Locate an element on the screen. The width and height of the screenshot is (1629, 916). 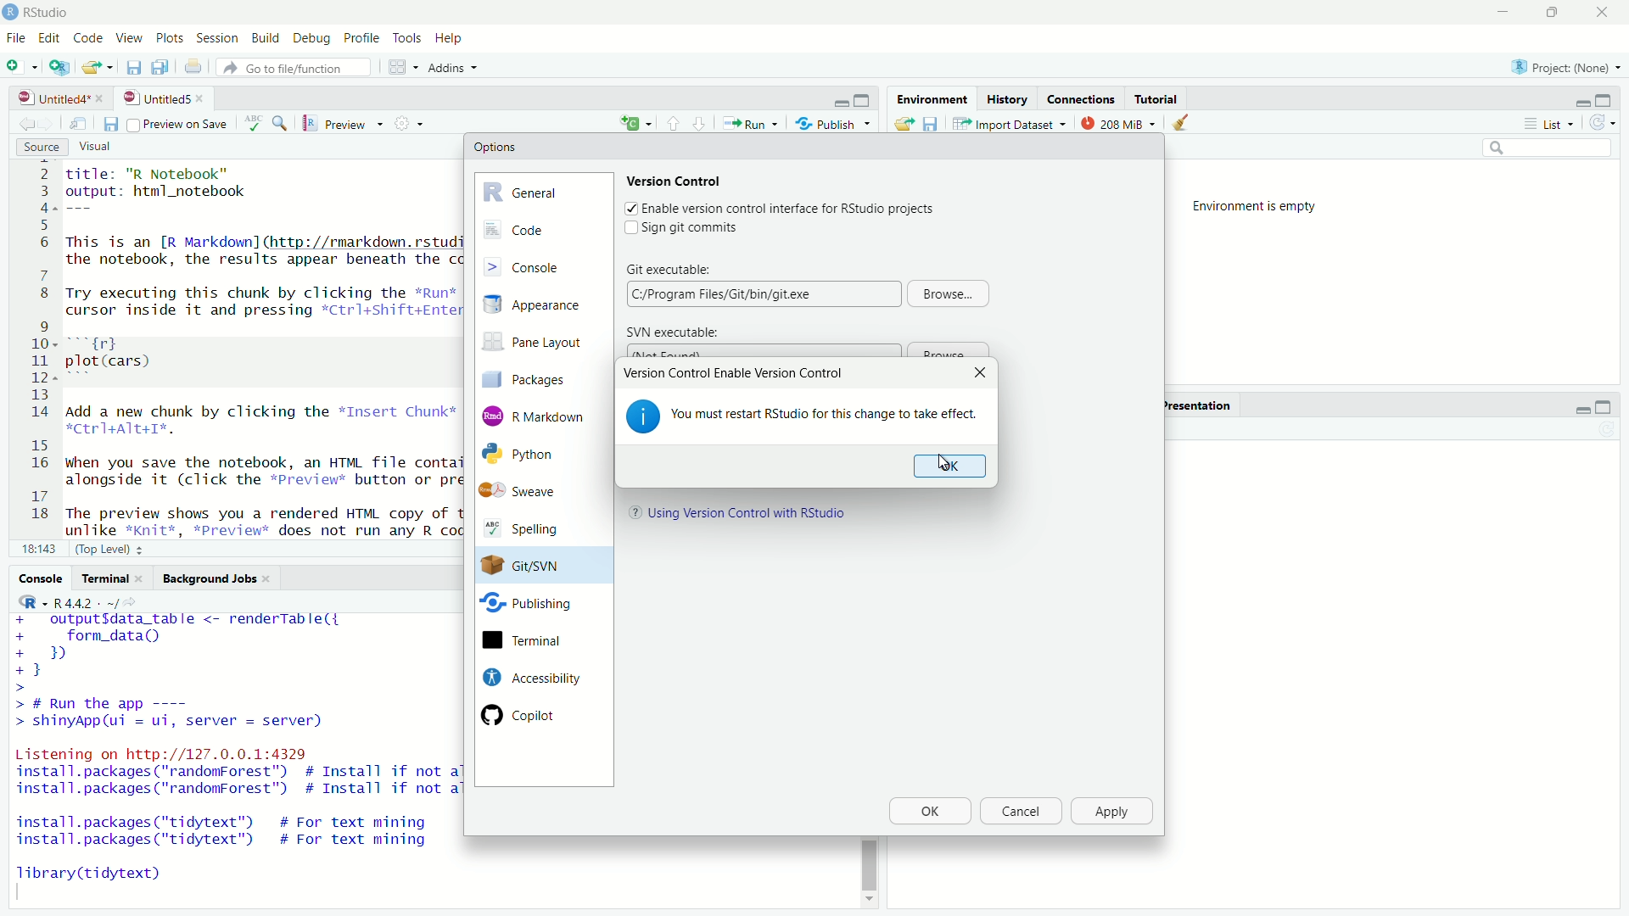
close is located at coordinates (1601, 13).